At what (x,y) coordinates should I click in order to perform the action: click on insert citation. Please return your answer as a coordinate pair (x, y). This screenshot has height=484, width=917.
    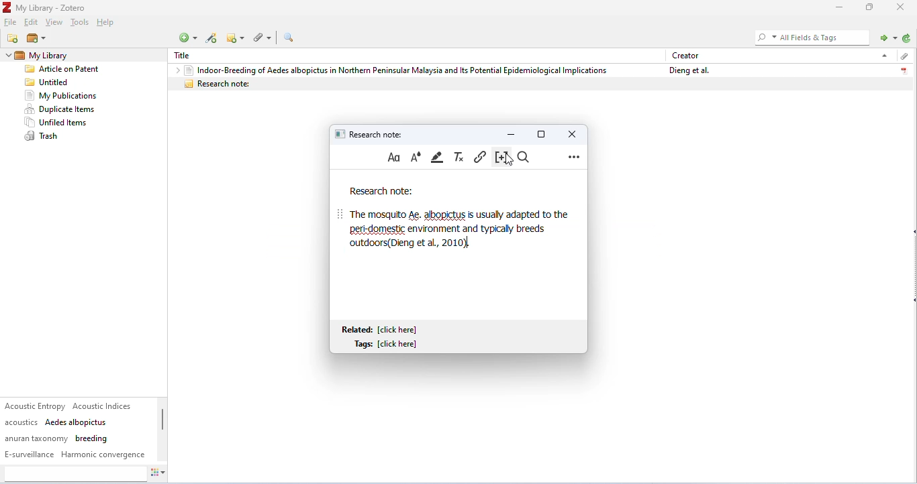
    Looking at the image, I should click on (499, 158).